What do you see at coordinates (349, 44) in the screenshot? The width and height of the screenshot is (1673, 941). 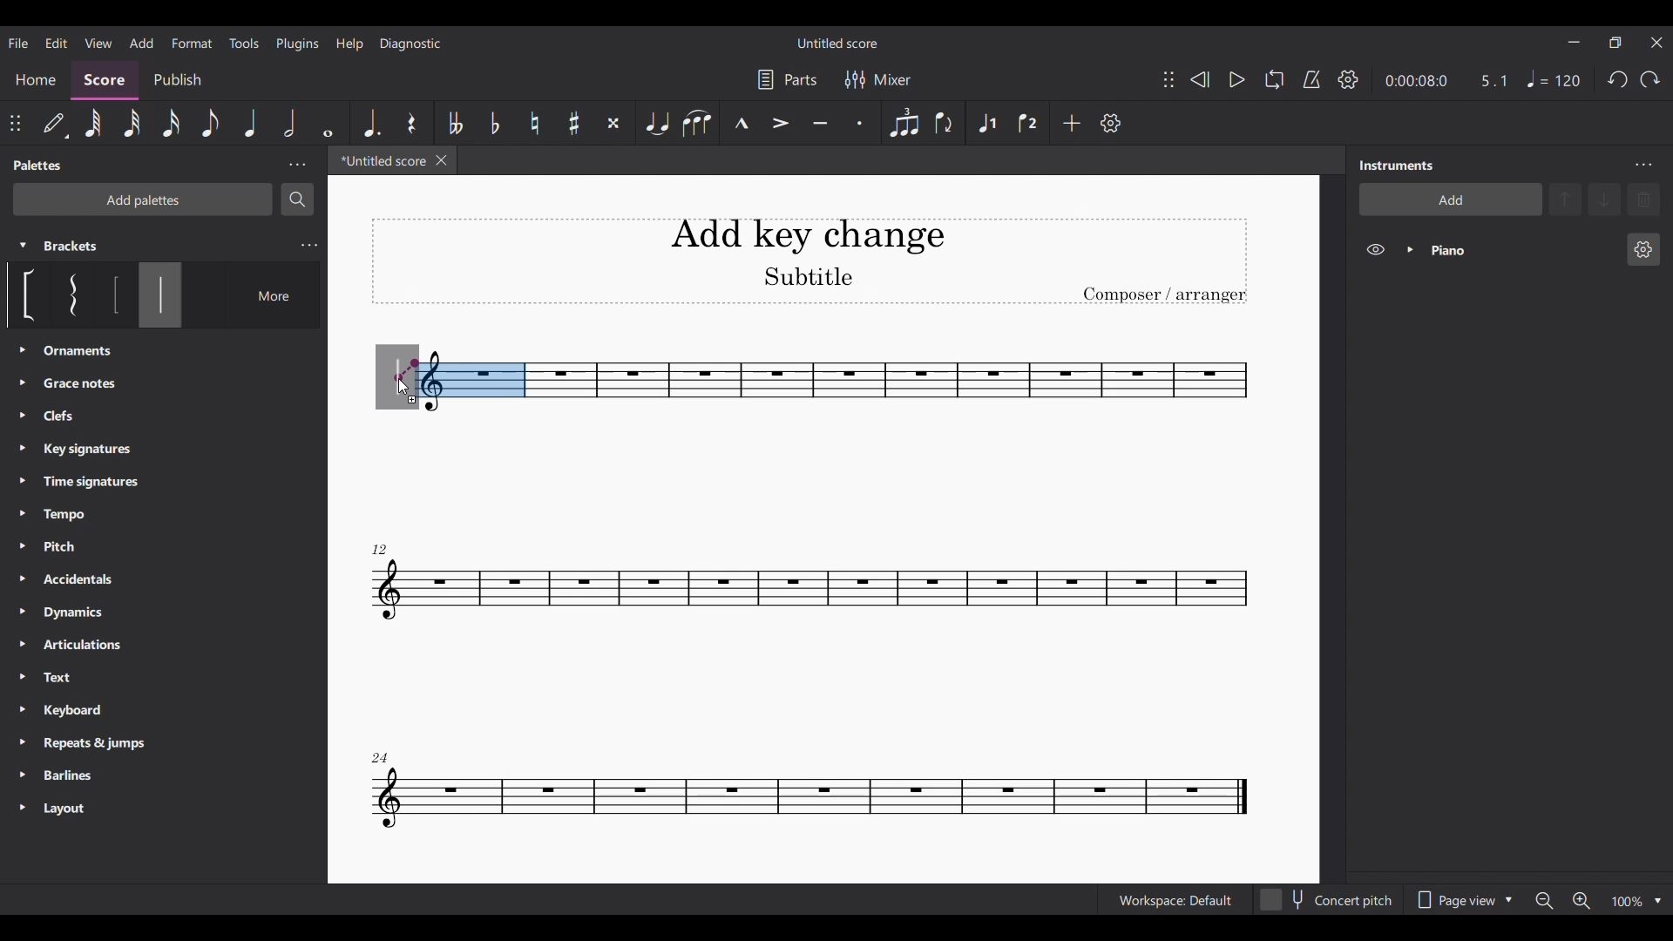 I see `Help menu` at bounding box center [349, 44].